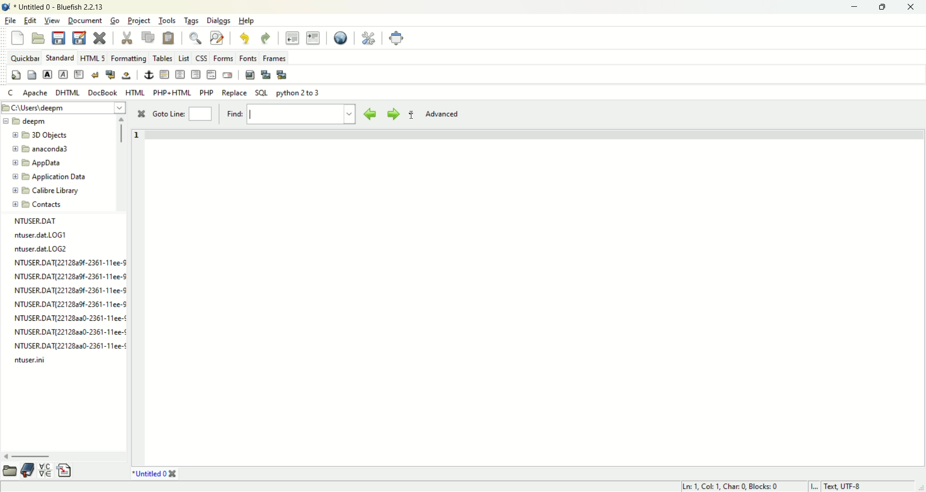 The width and height of the screenshot is (926, 492). I want to click on document, so click(84, 19).